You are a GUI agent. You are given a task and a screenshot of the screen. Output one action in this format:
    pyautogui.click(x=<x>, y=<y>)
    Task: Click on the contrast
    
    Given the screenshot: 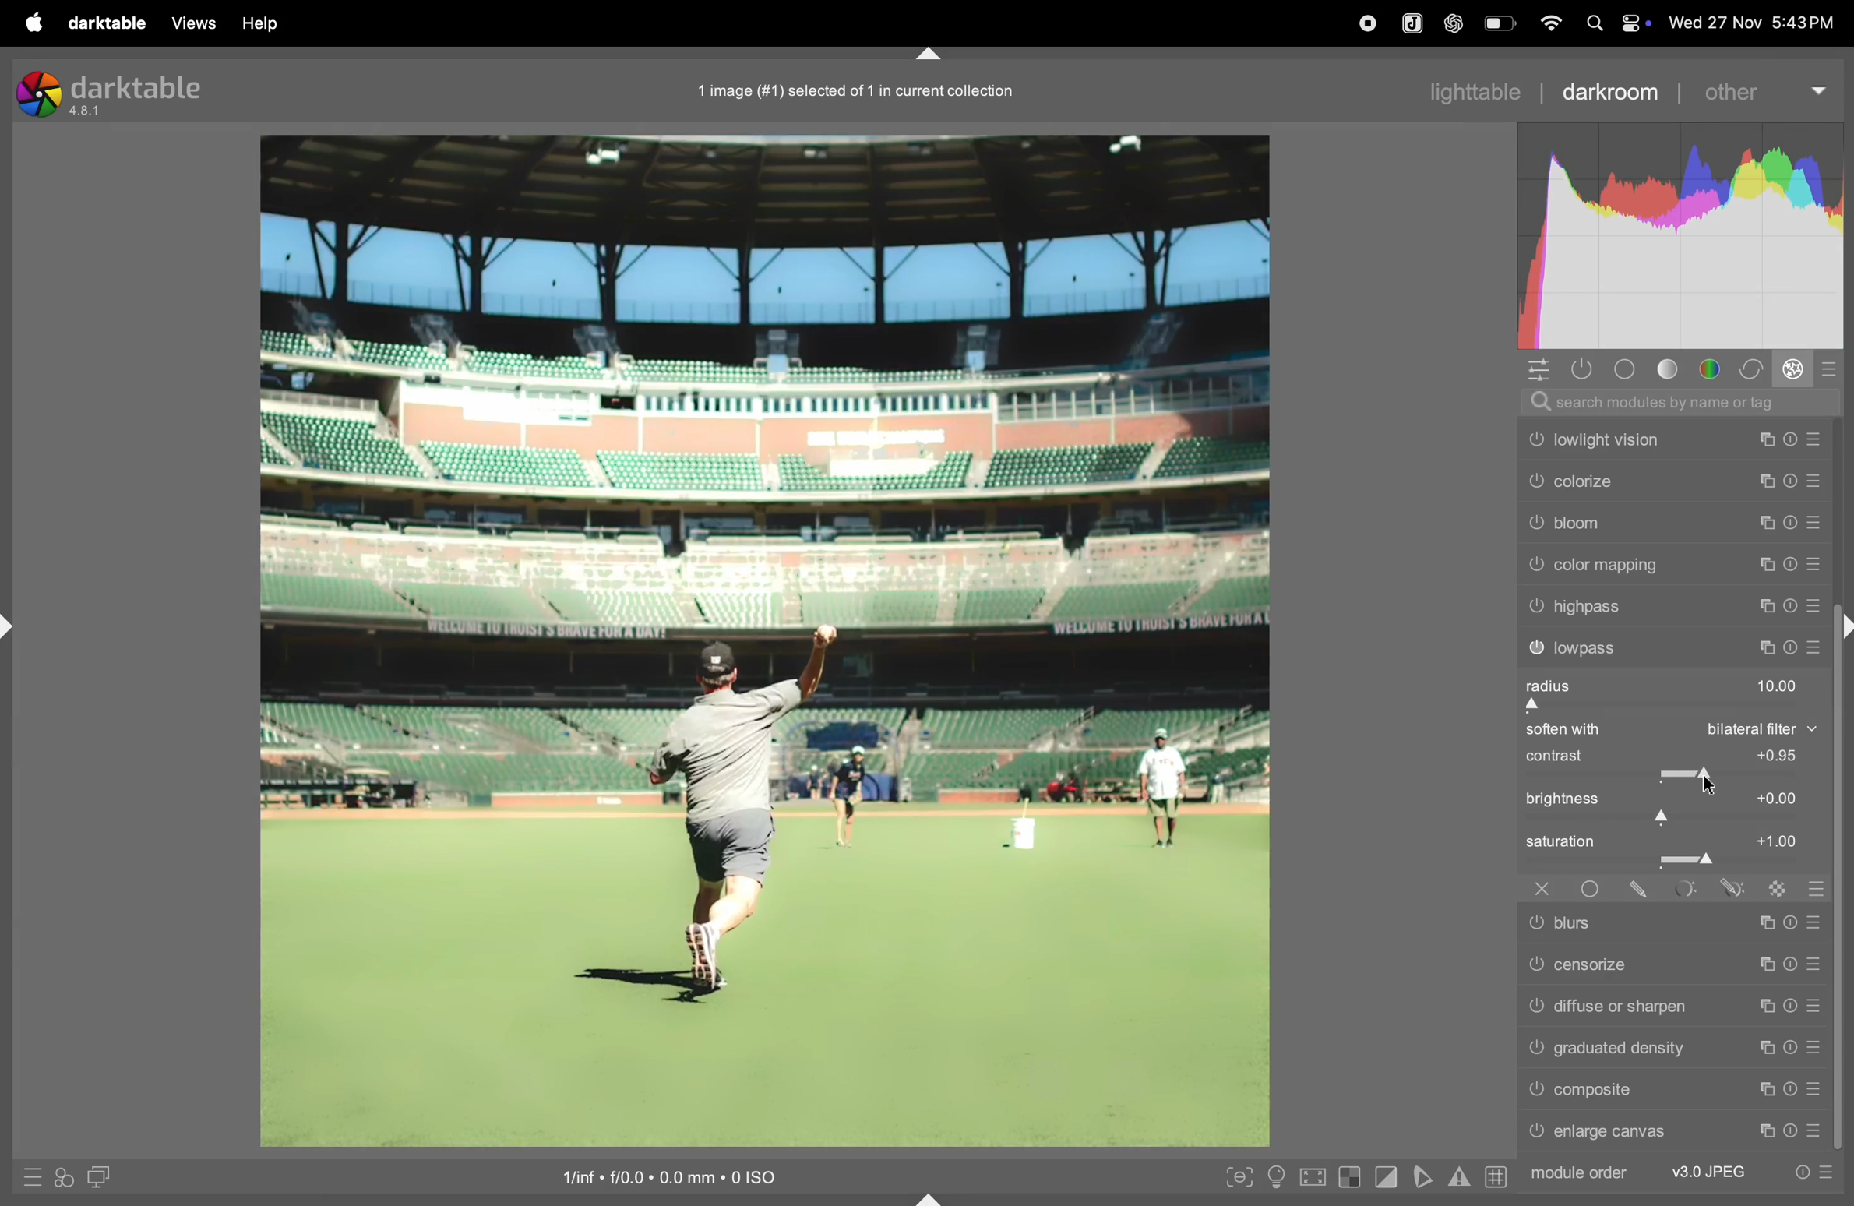 What is the action you would take?
    pyautogui.click(x=1668, y=767)
    